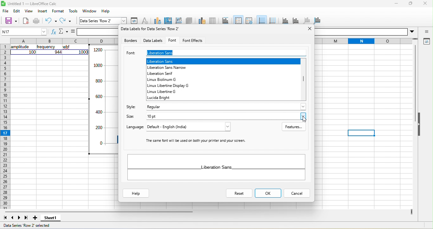 The width and height of the screenshot is (433, 229). I want to click on maximize, so click(409, 4).